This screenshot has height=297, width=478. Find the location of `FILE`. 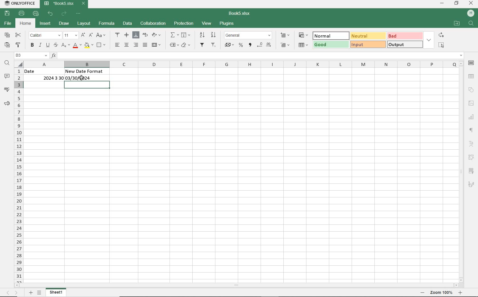

FILE is located at coordinates (9, 24).